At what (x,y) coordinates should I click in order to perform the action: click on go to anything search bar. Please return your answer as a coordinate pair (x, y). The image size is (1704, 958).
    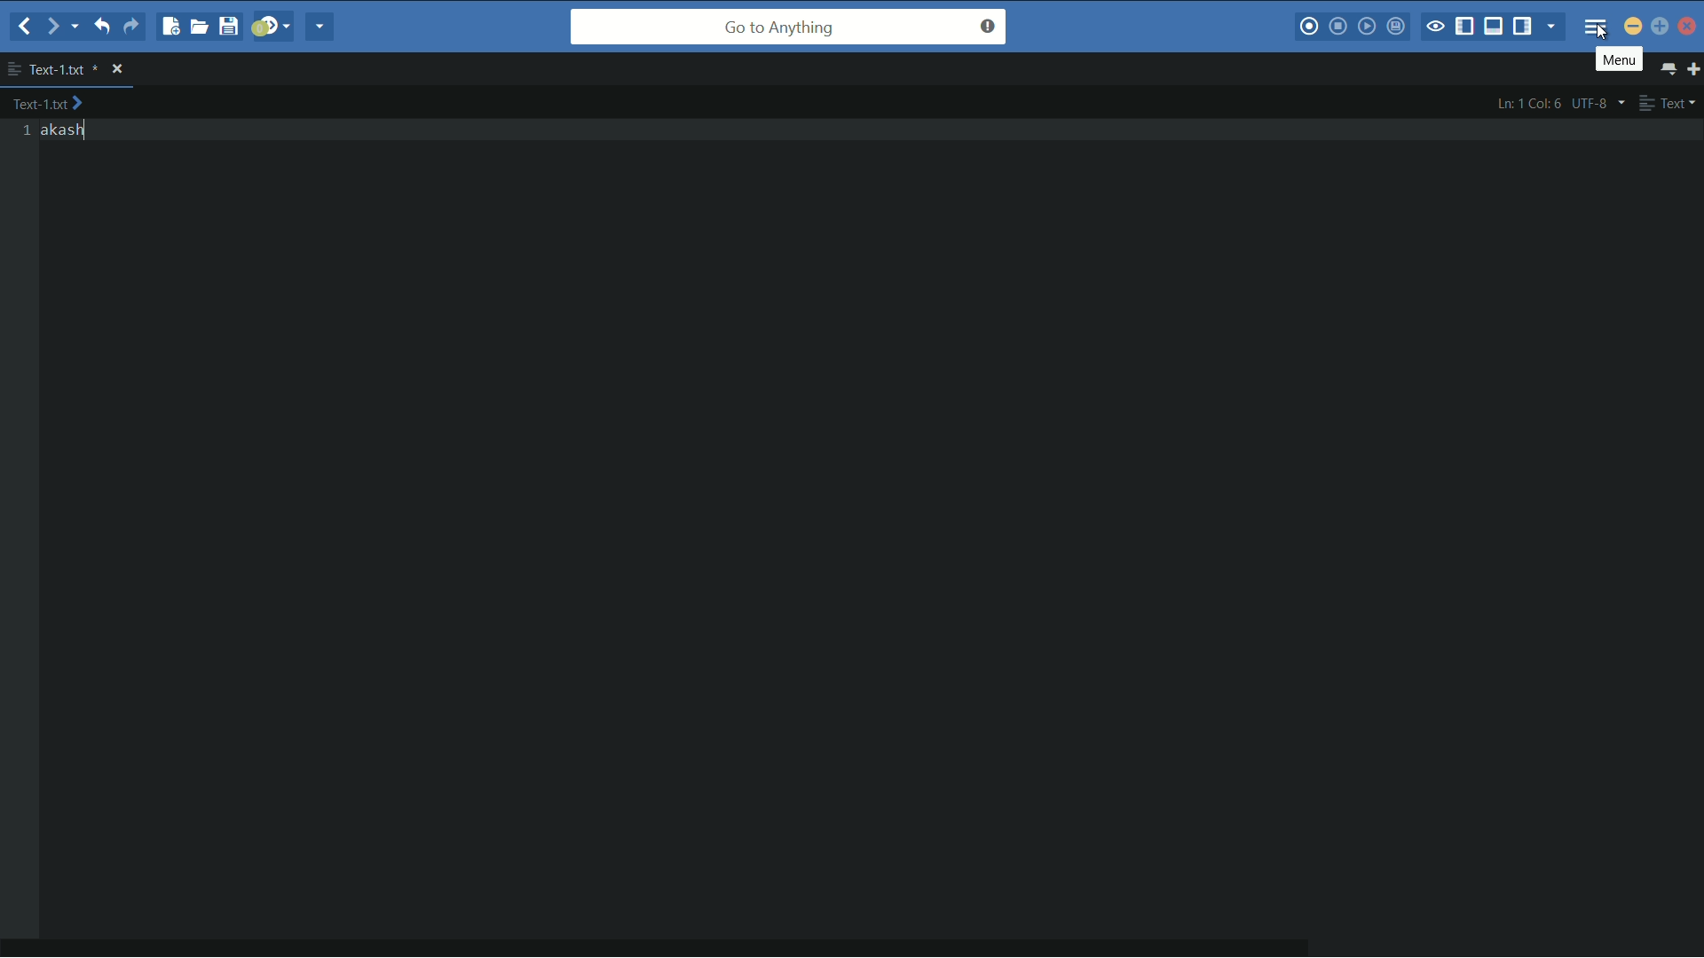
    Looking at the image, I should click on (787, 27).